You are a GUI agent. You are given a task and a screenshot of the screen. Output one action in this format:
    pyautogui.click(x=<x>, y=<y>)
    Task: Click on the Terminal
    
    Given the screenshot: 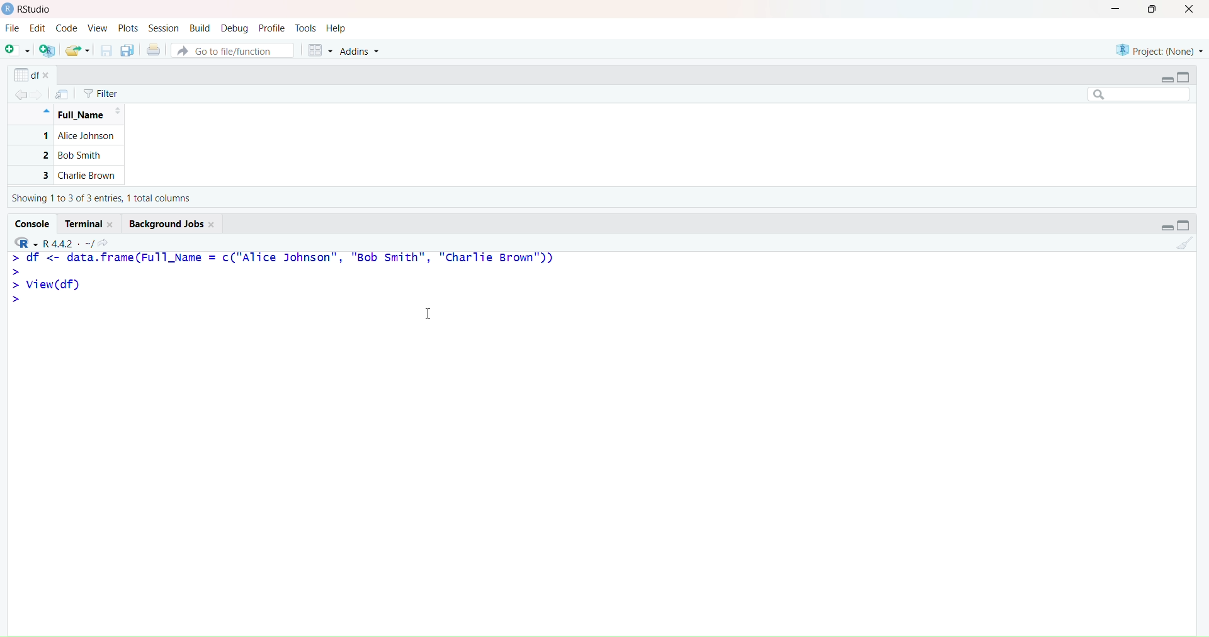 What is the action you would take?
    pyautogui.click(x=93, y=222)
    